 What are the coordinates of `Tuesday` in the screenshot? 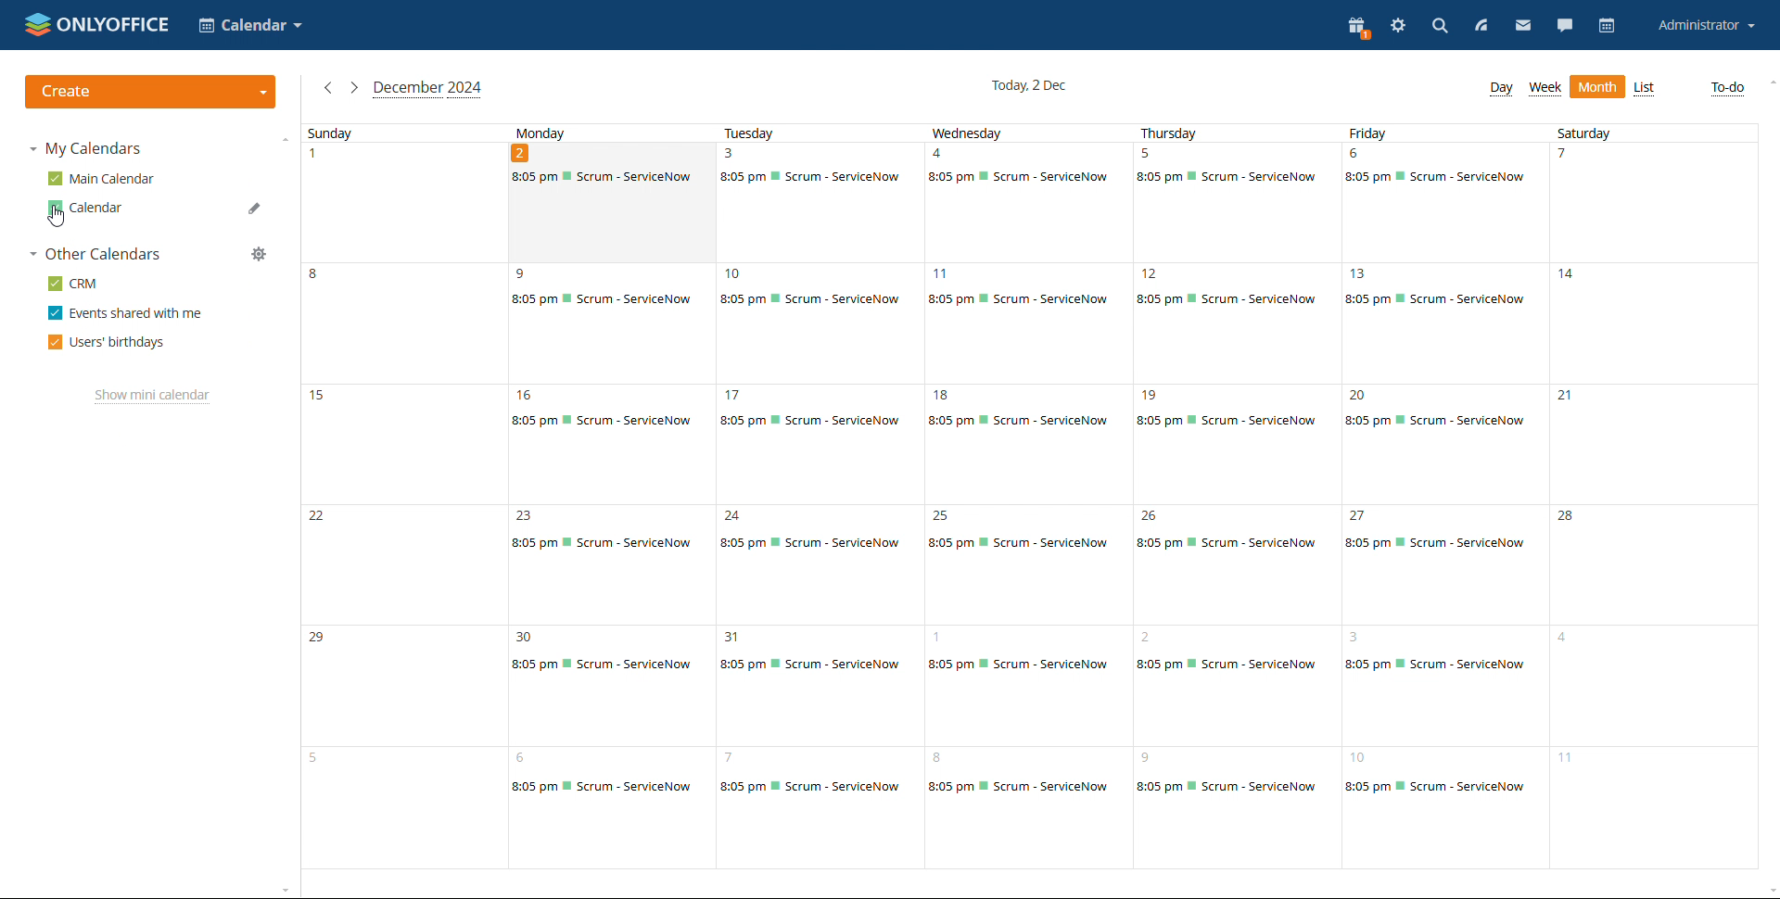 It's located at (818, 497).